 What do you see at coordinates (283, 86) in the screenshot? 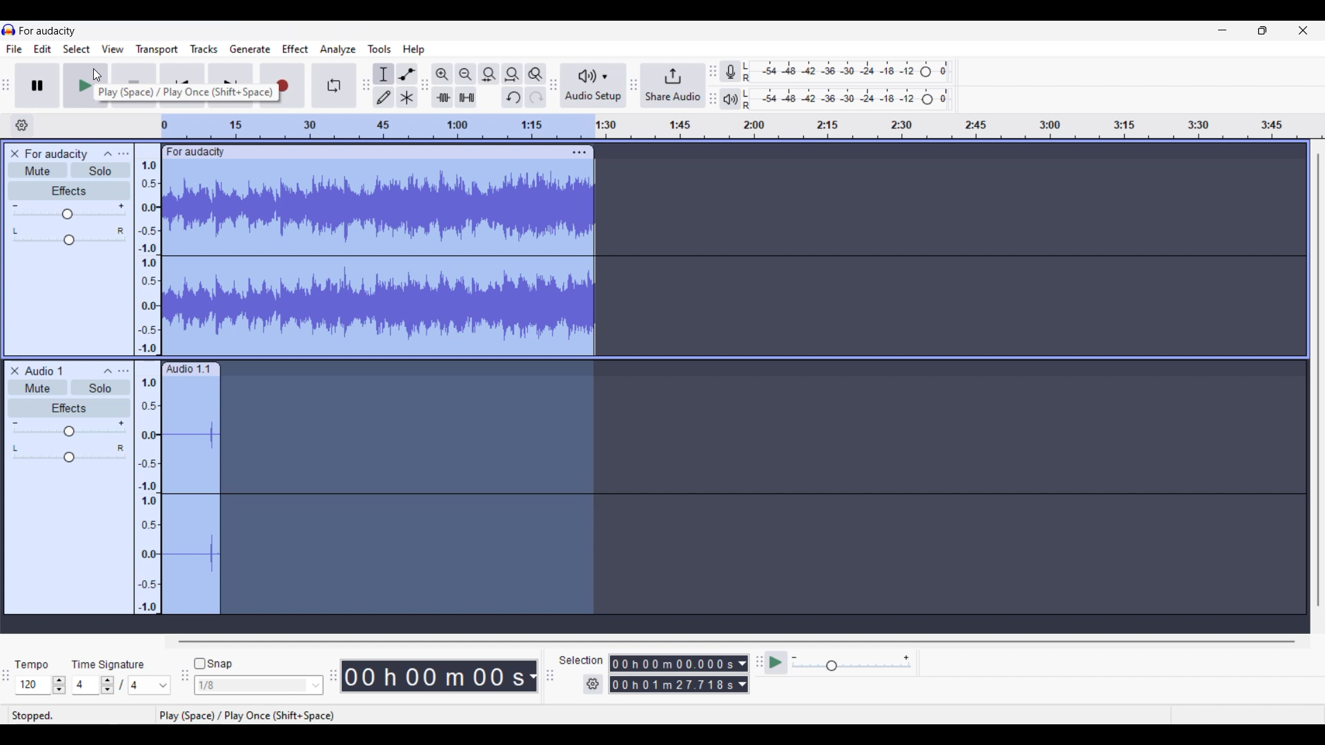
I see `Record/Record new track` at bounding box center [283, 86].